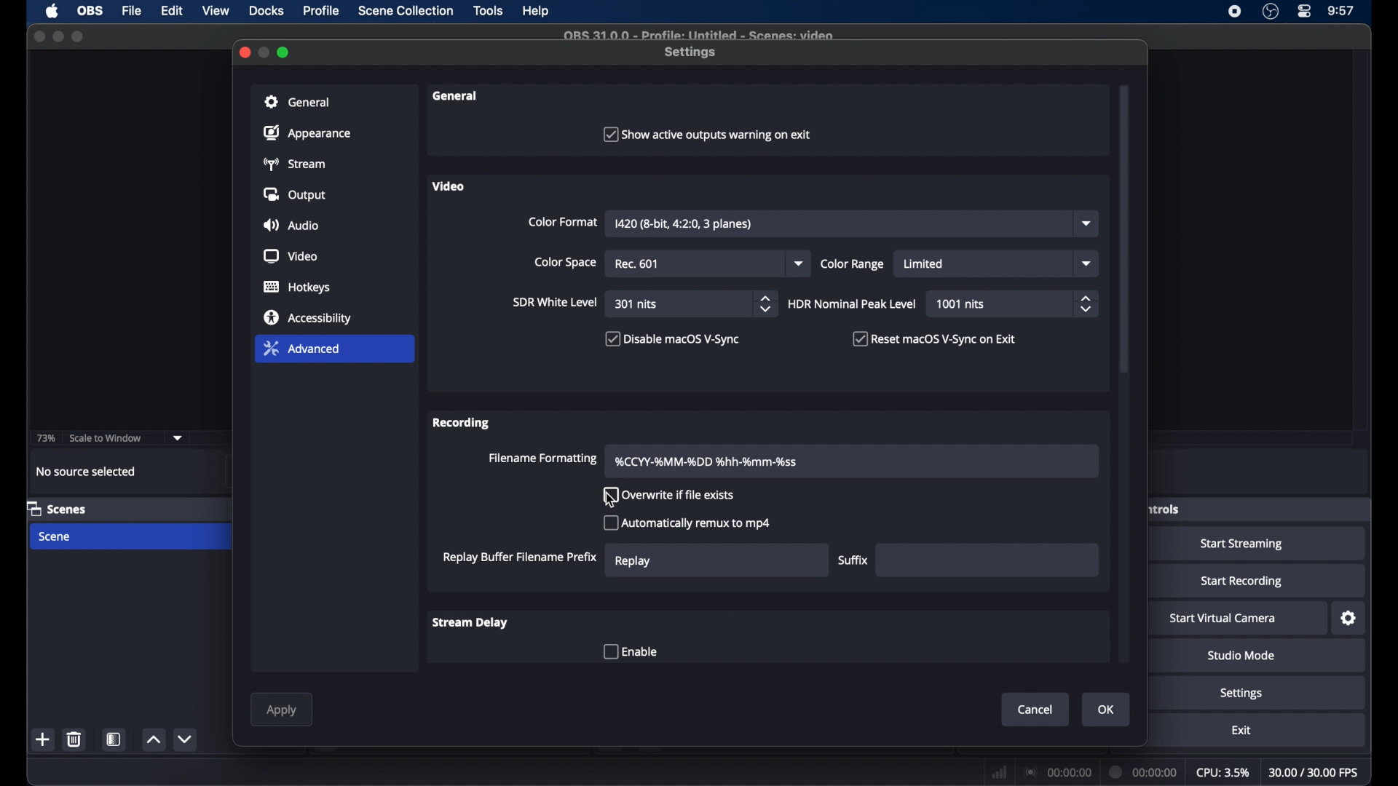 The image size is (1398, 786). What do you see at coordinates (294, 194) in the screenshot?
I see `output` at bounding box center [294, 194].